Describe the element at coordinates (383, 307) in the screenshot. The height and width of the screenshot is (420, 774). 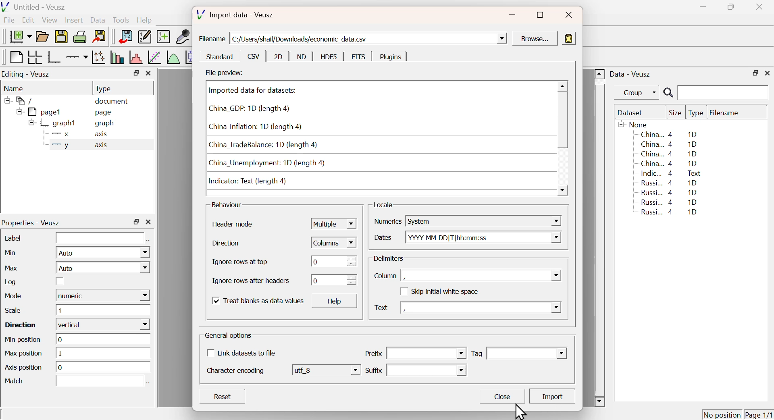
I see `Text` at that location.